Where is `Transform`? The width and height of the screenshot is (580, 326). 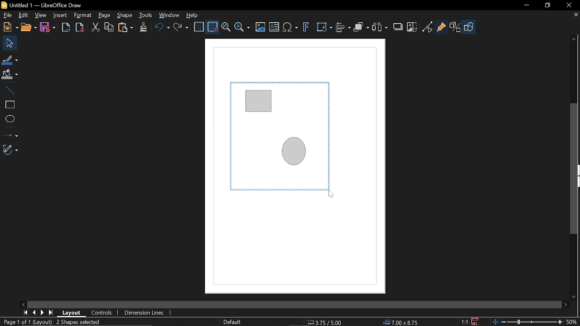
Transform is located at coordinates (324, 28).